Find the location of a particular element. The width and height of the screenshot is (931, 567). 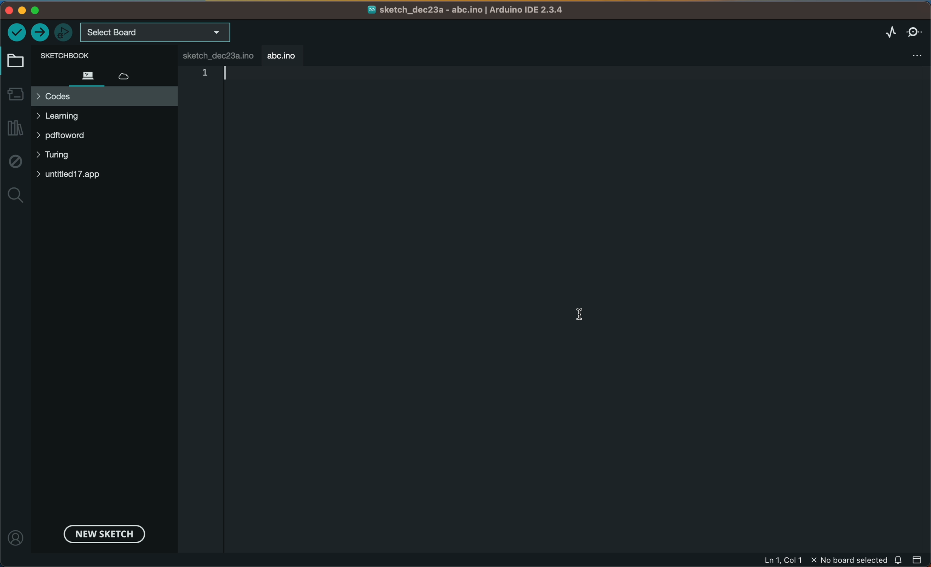

learning is located at coordinates (74, 116).